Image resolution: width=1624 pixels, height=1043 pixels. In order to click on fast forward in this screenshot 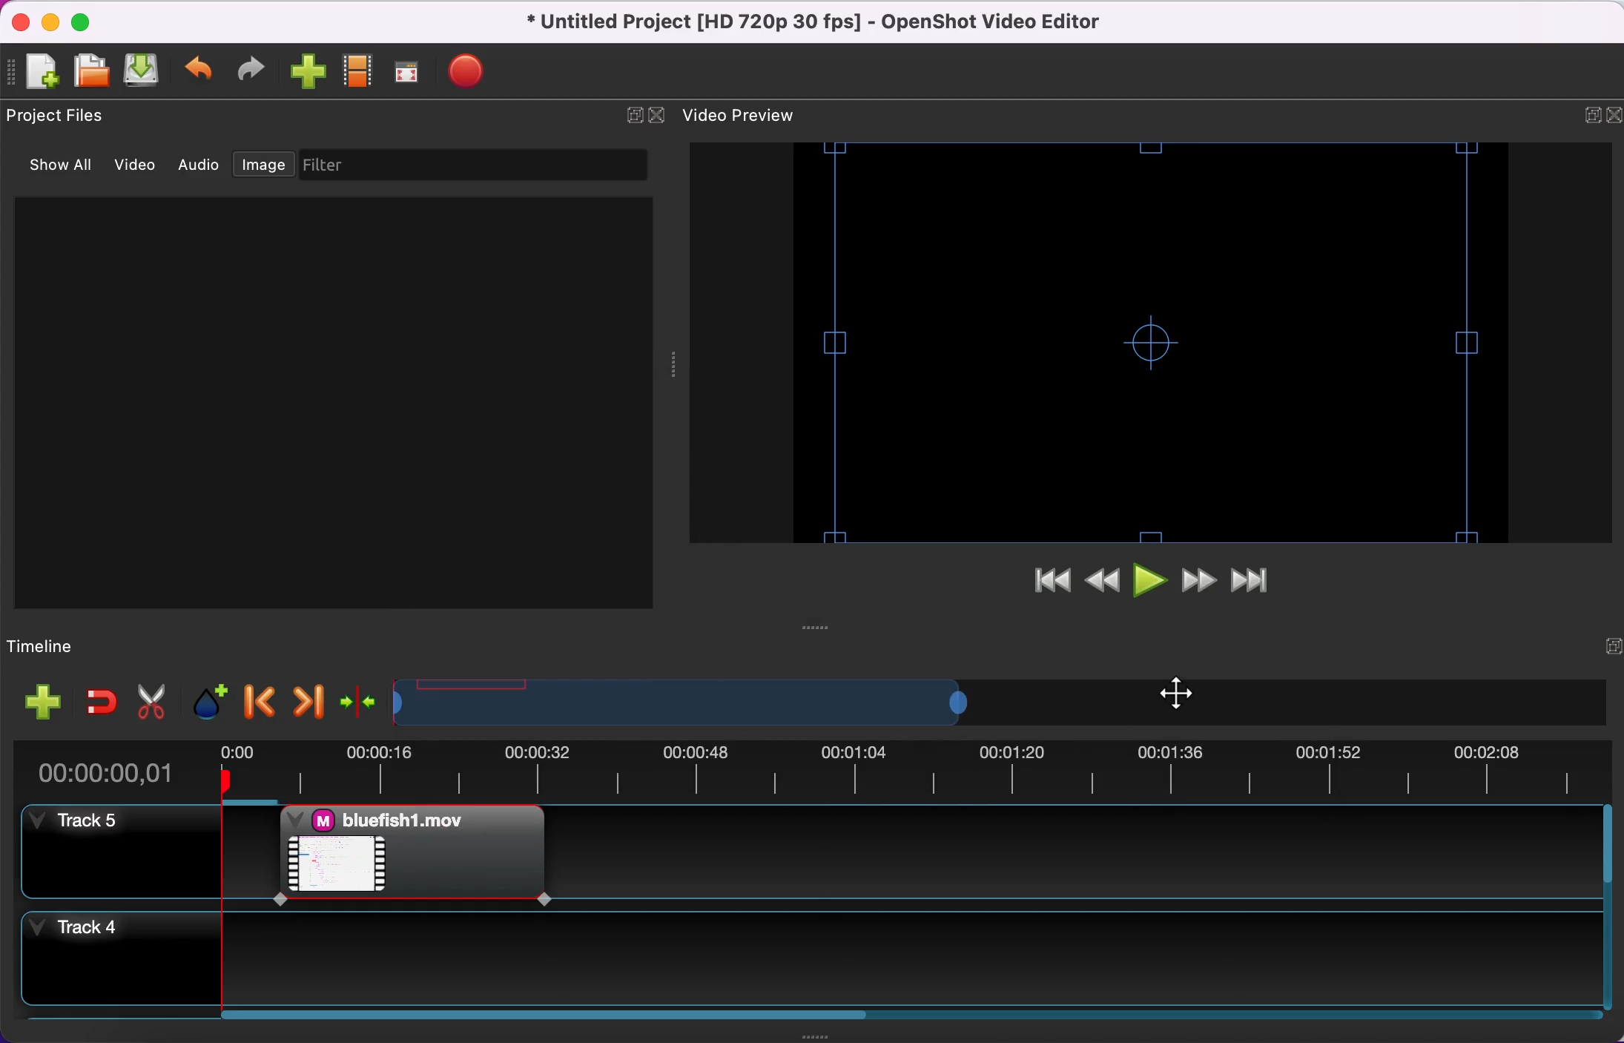, I will do `click(1200, 581)`.